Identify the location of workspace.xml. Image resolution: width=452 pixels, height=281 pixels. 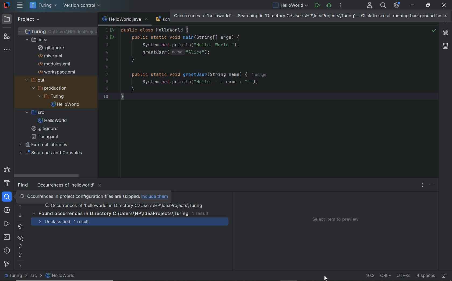
(58, 72).